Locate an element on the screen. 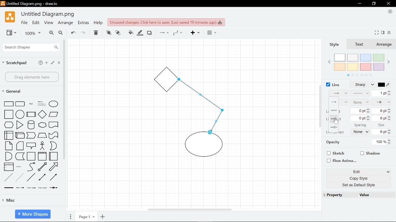 This screenshot has height=222, width=396. shape is located at coordinates (31, 104).